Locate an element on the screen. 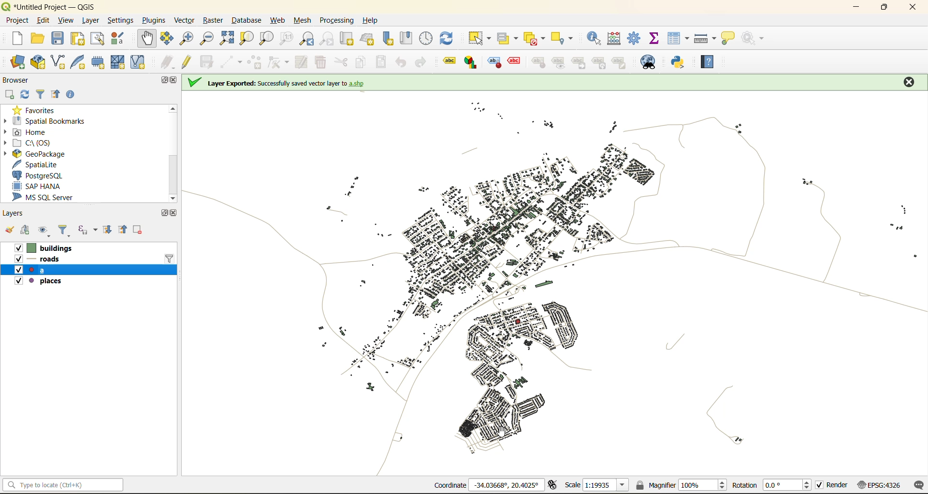  select value is located at coordinates (504, 38).